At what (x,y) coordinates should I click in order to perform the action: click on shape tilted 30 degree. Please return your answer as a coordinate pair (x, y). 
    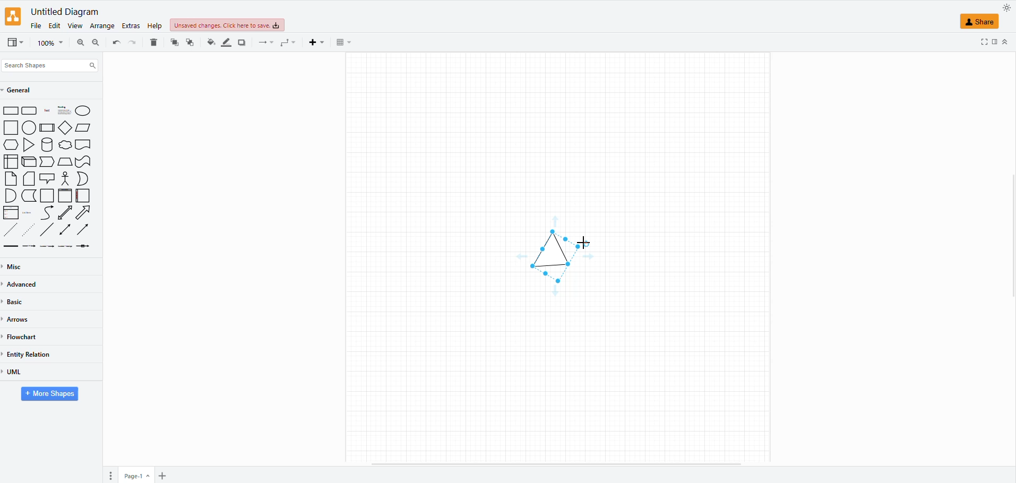
    Looking at the image, I should click on (548, 248).